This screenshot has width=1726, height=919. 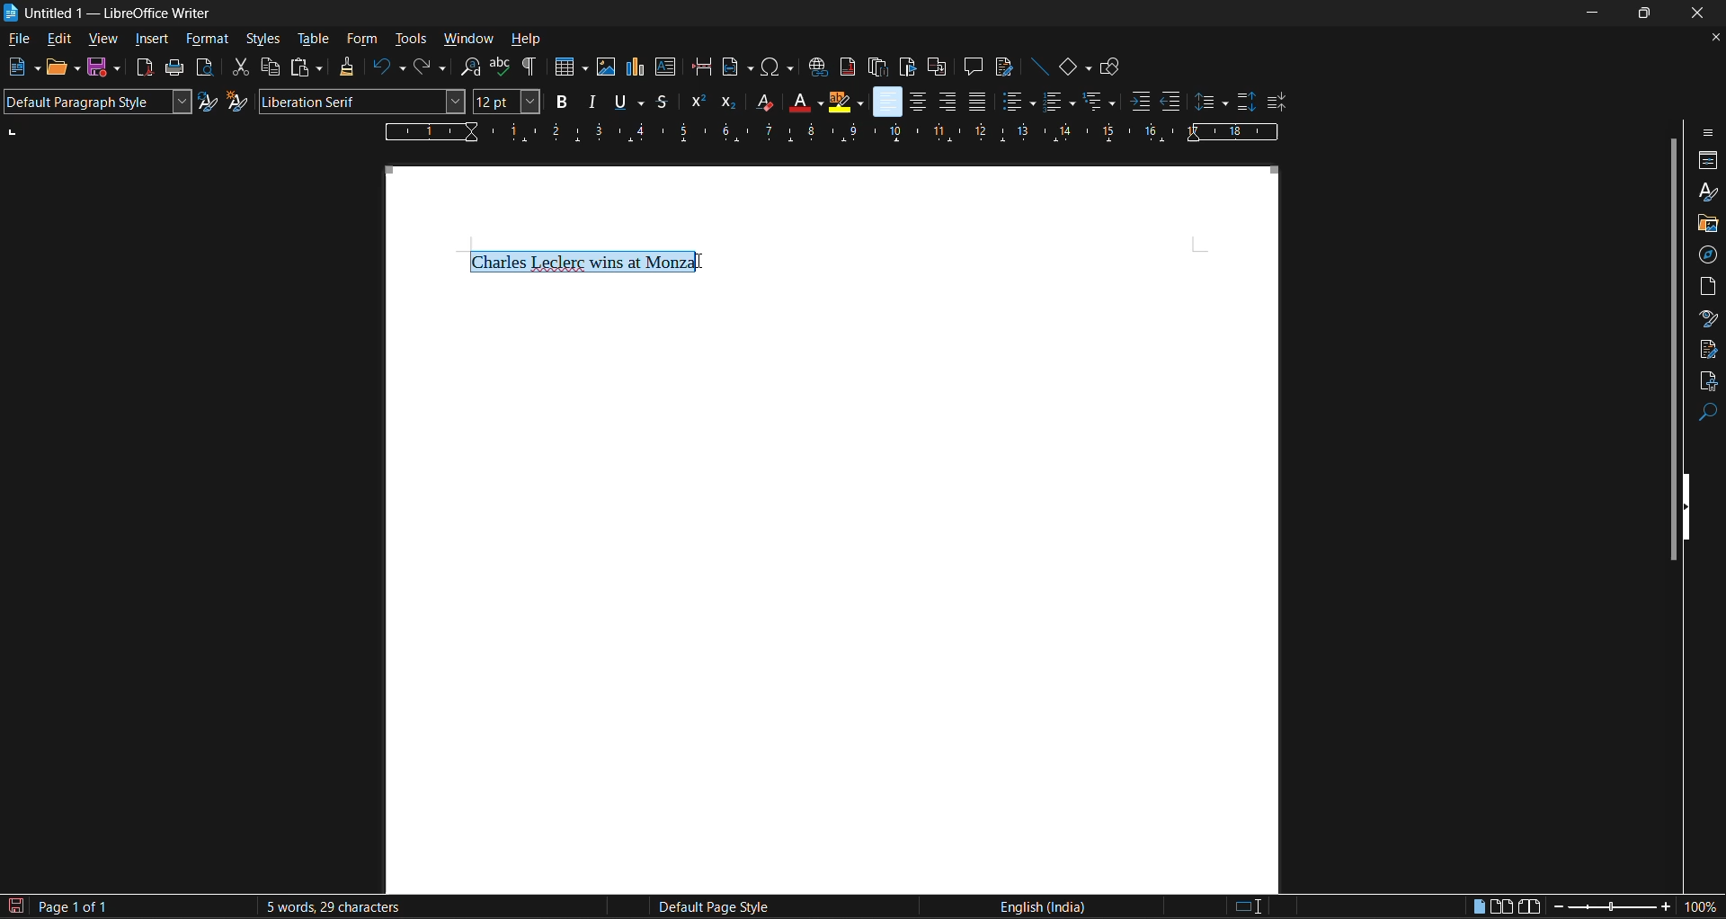 What do you see at coordinates (819, 69) in the screenshot?
I see `insert hyperlink` at bounding box center [819, 69].